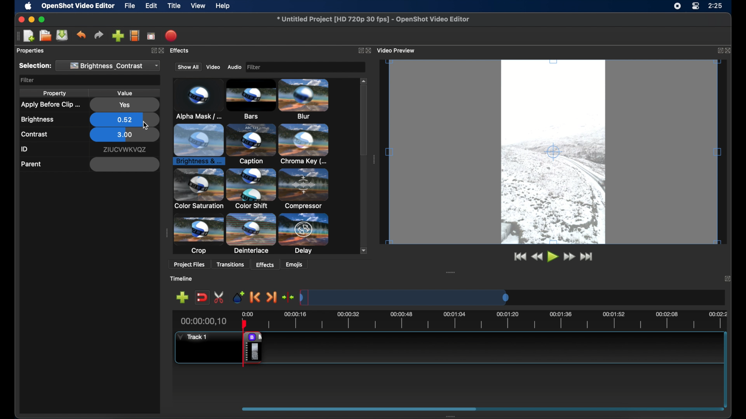 Image resolution: width=746 pixels, height=419 pixels. Describe the element at coordinates (298, 265) in the screenshot. I see `emojis` at that location.